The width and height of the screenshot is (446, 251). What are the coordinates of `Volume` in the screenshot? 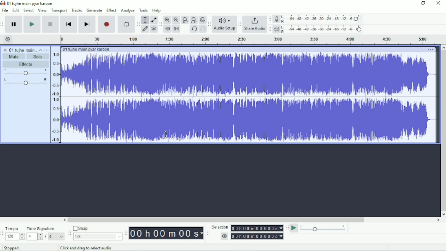 It's located at (25, 72).